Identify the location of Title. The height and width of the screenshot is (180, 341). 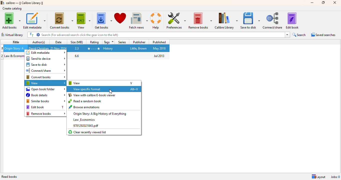
(16, 48).